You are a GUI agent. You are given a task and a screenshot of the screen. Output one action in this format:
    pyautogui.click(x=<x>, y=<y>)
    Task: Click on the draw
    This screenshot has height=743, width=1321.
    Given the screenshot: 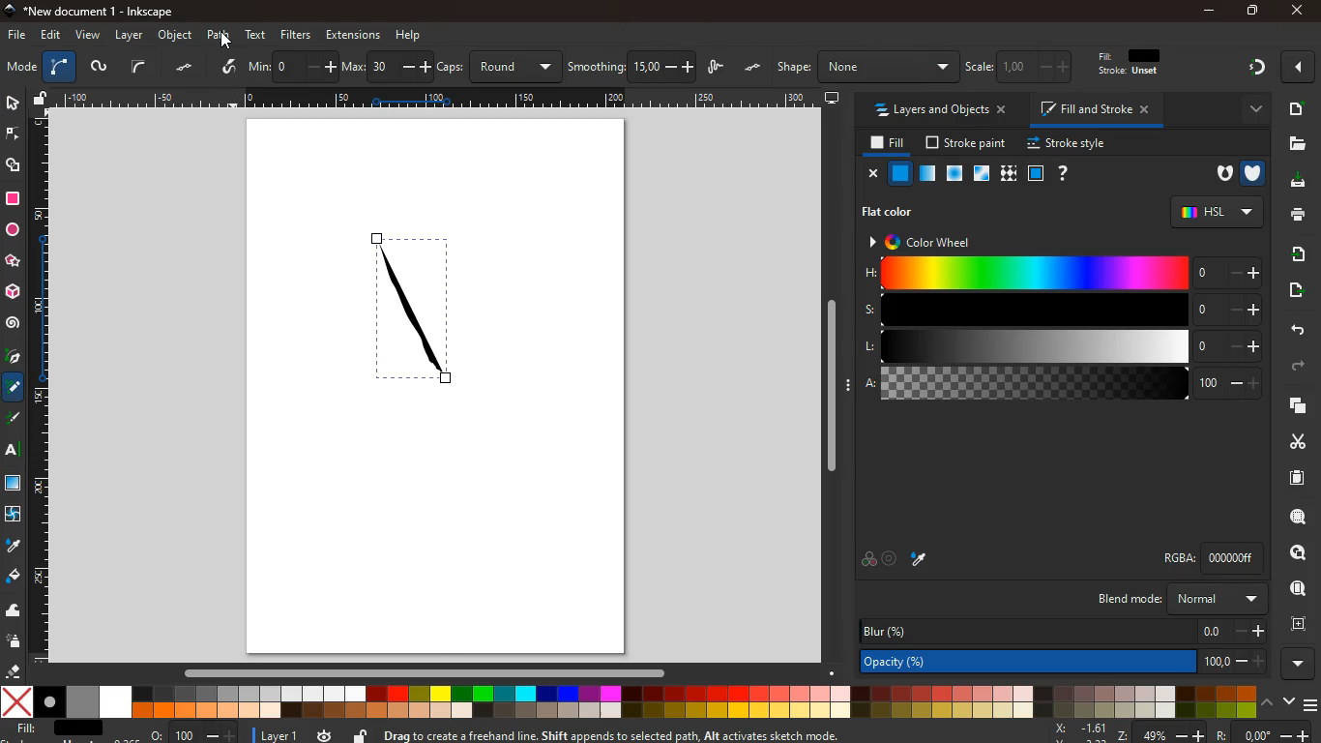 What is the action you would take?
    pyautogui.click(x=15, y=422)
    